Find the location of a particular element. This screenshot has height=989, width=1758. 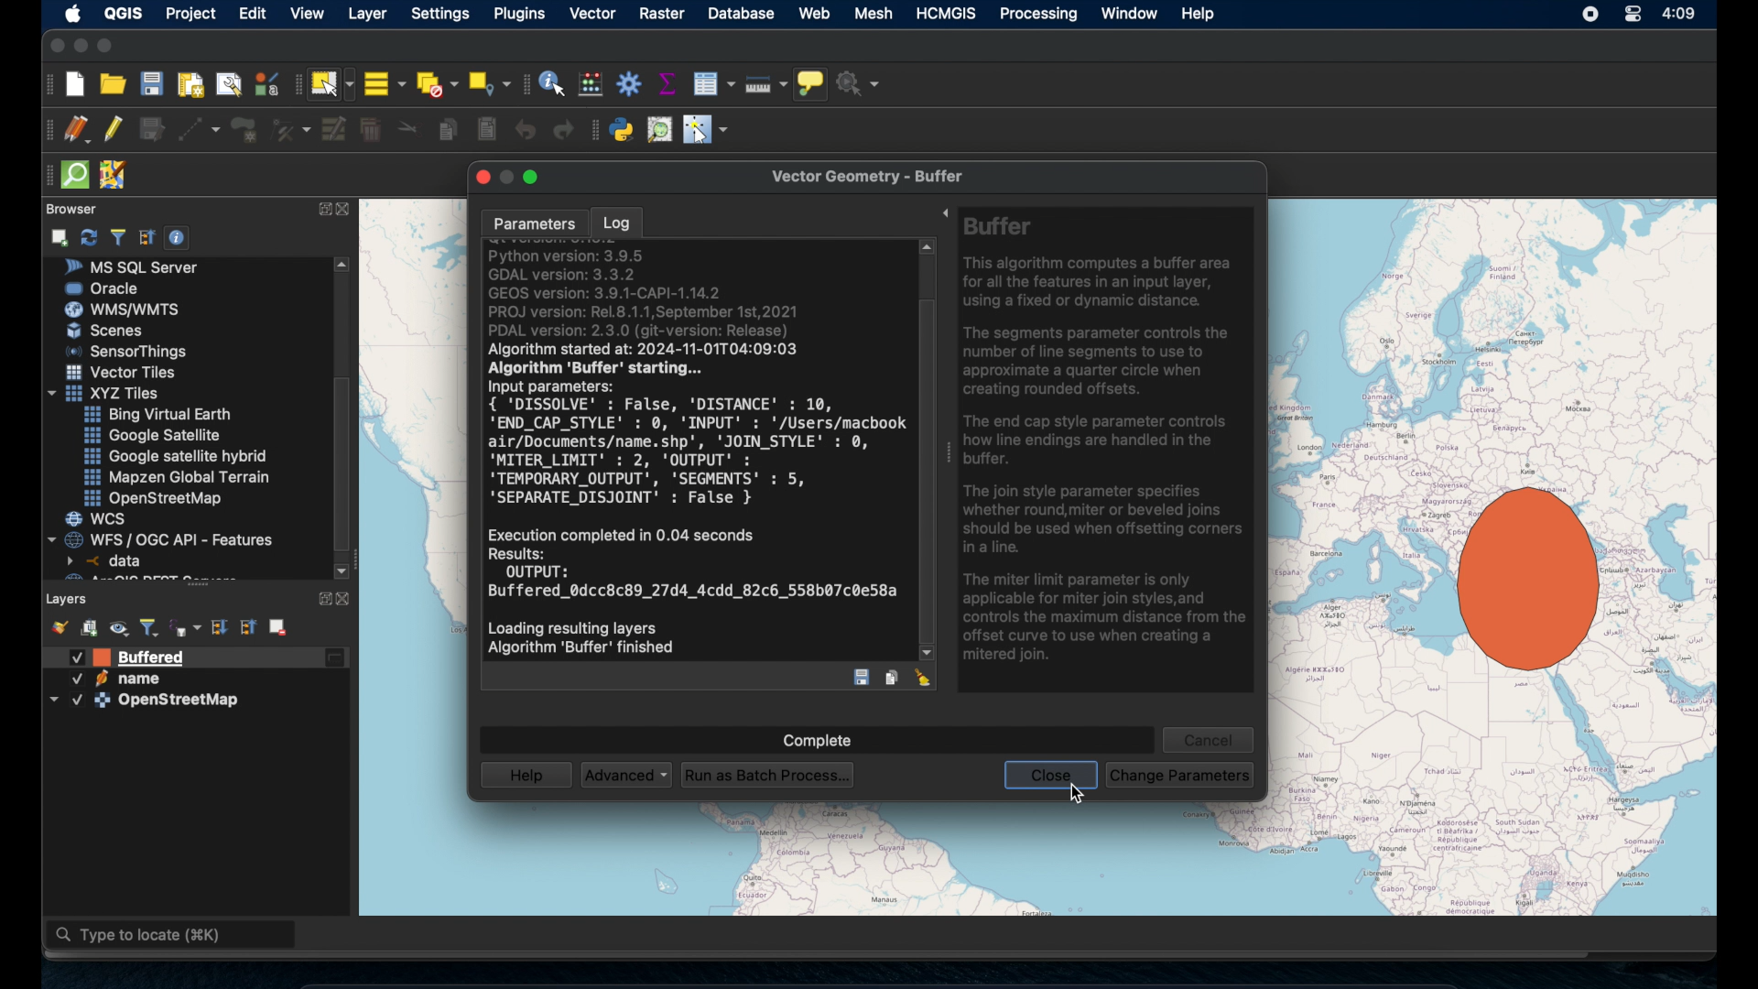

show map tips is located at coordinates (812, 83).